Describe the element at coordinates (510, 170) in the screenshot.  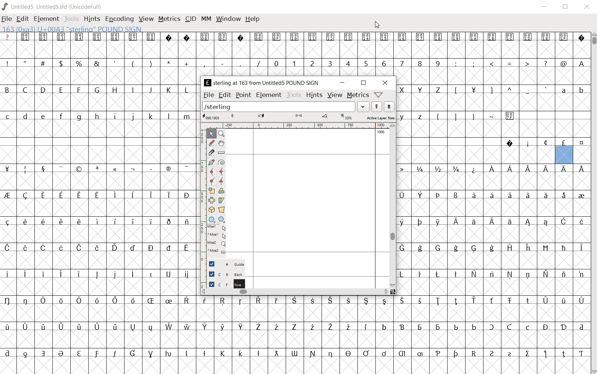
I see `Symbol` at that location.